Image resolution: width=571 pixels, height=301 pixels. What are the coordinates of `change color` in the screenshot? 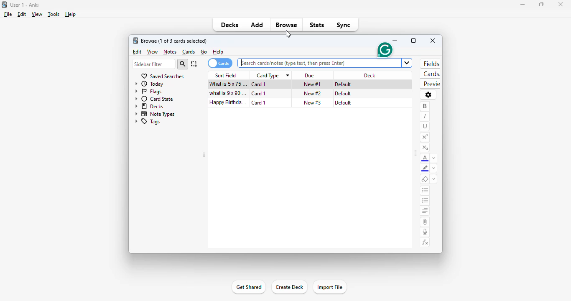 It's located at (434, 168).